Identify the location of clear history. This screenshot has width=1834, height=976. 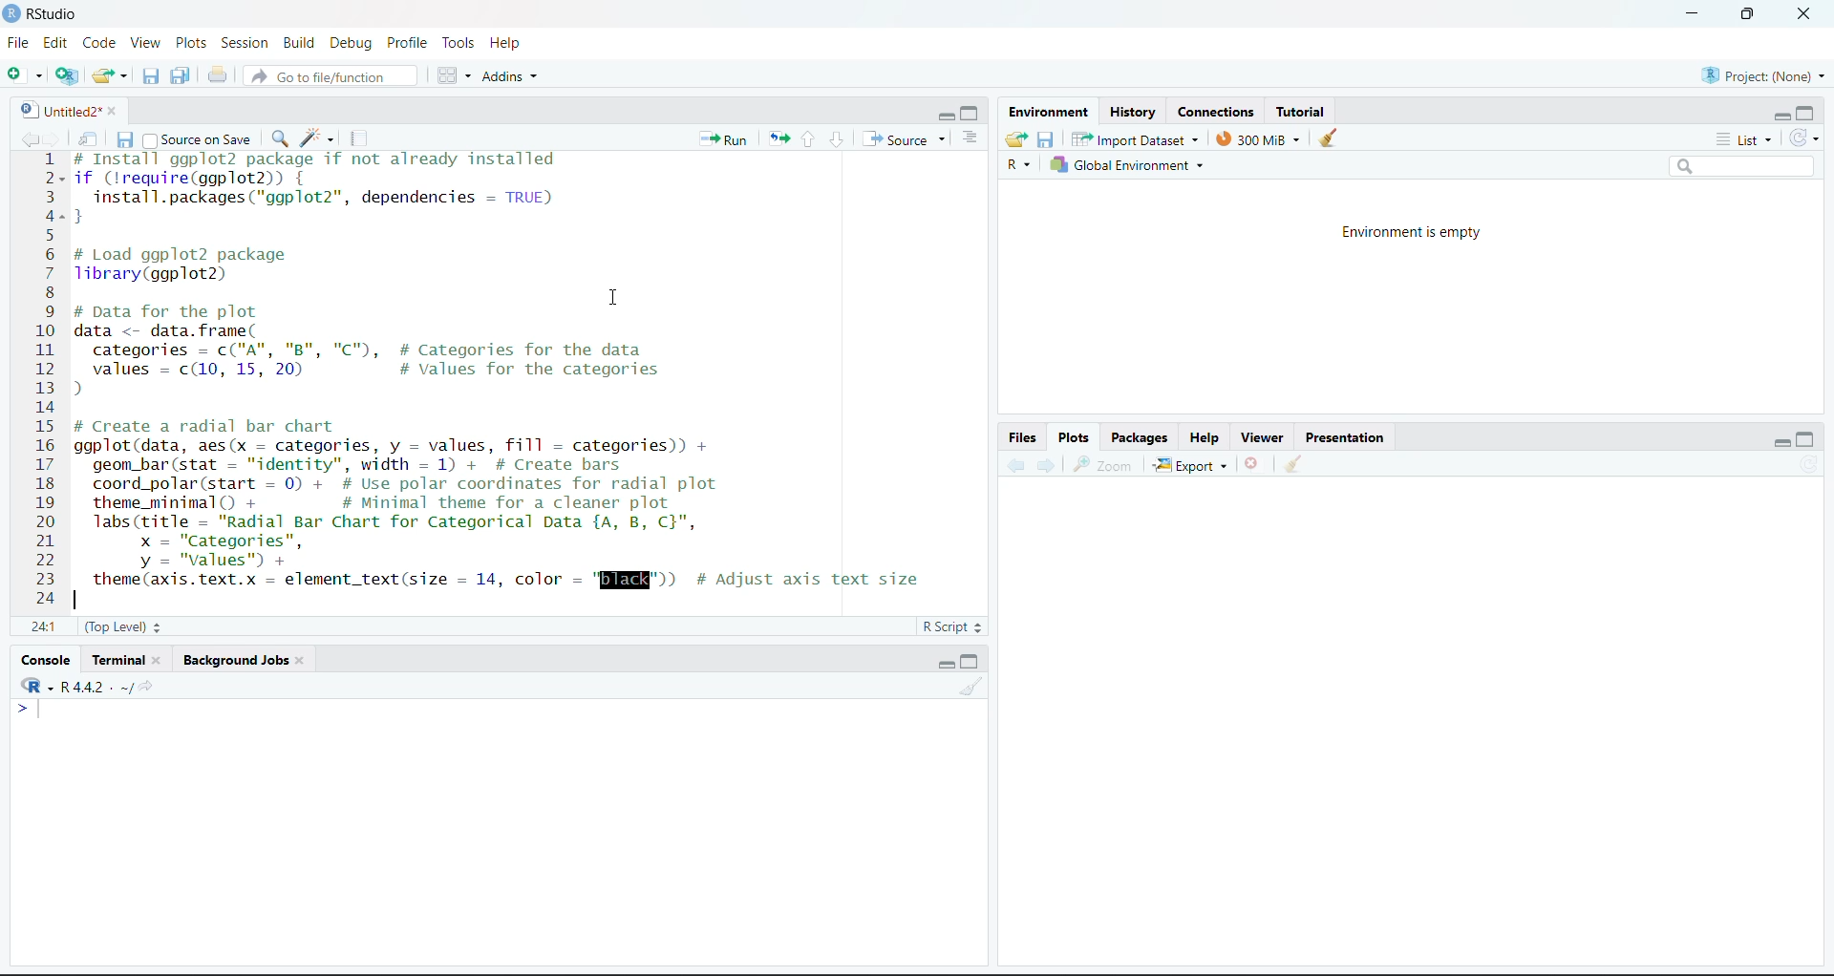
(1334, 138).